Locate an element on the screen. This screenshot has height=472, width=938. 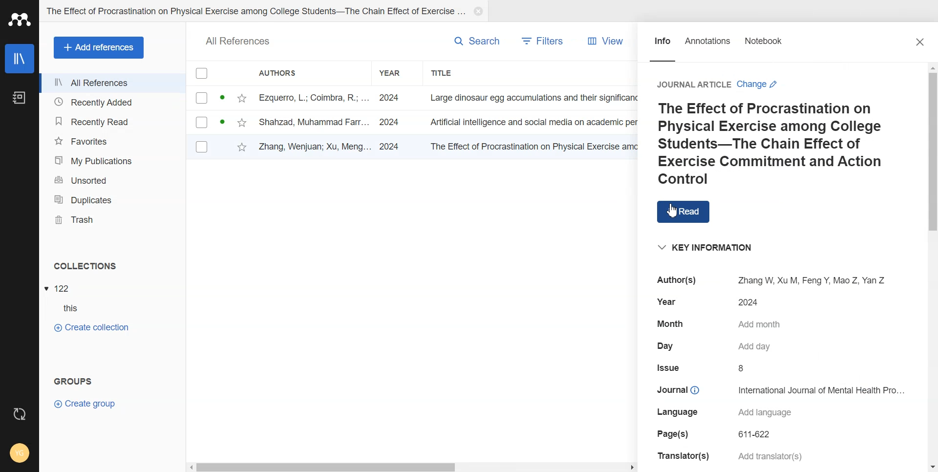
text is located at coordinates (529, 96).